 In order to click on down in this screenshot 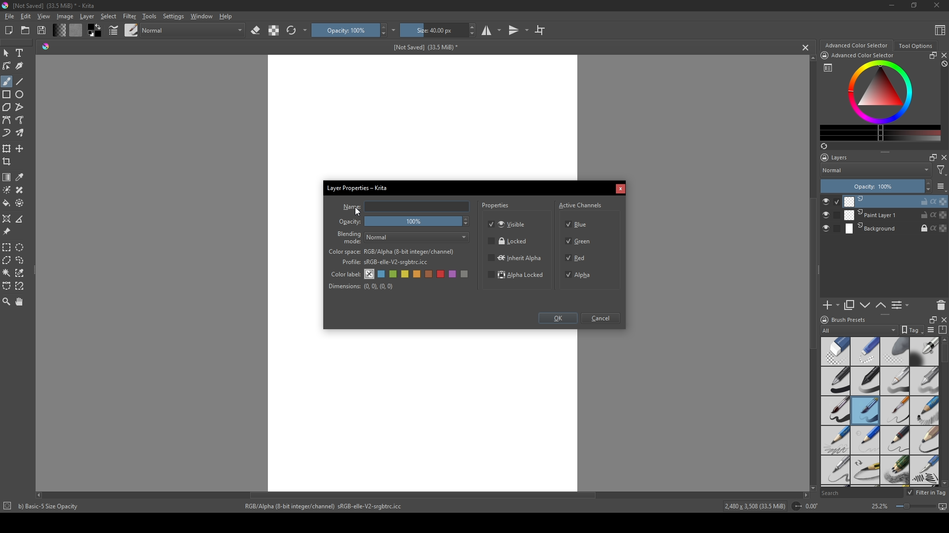, I will do `click(865, 305)`.